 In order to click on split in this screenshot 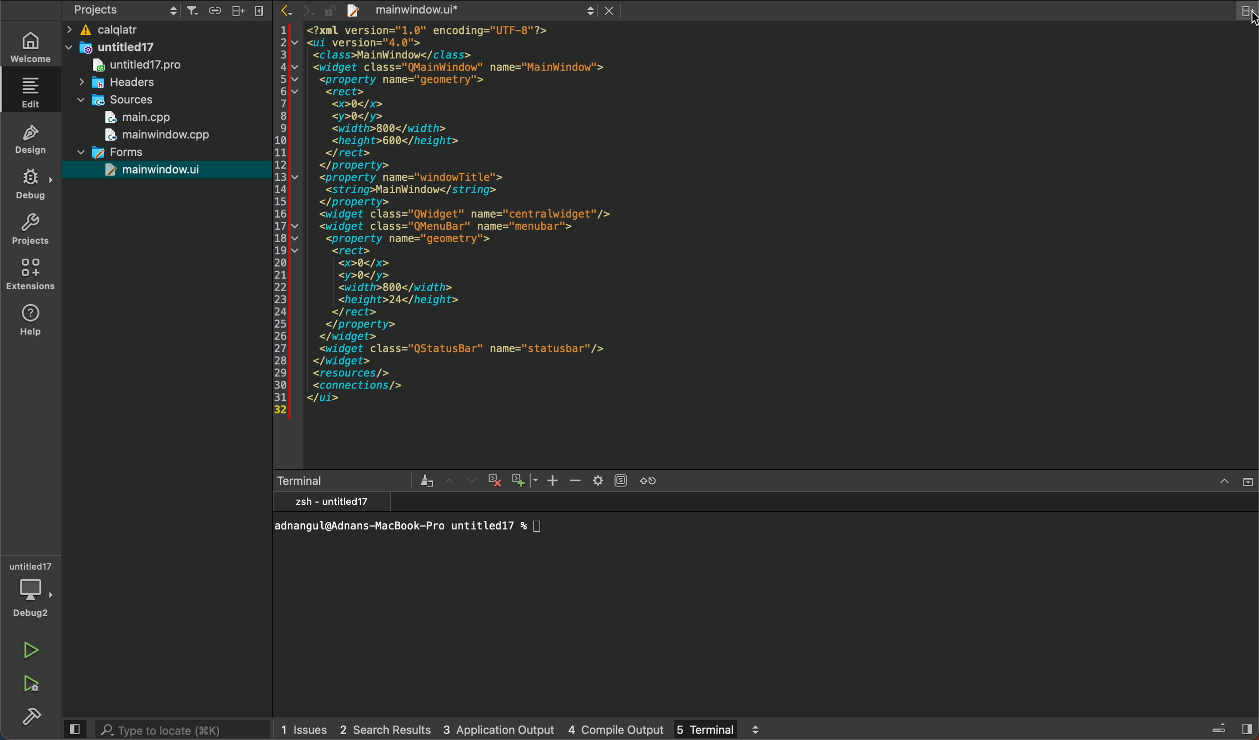, I will do `click(238, 10)`.